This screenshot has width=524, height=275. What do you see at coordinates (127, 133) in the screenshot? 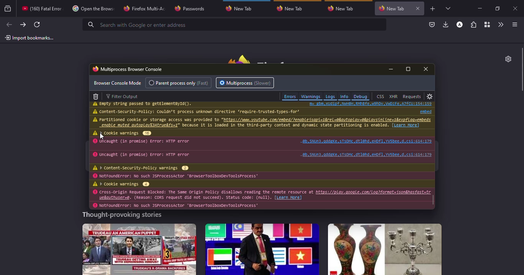
I see `expand warnings` at bounding box center [127, 133].